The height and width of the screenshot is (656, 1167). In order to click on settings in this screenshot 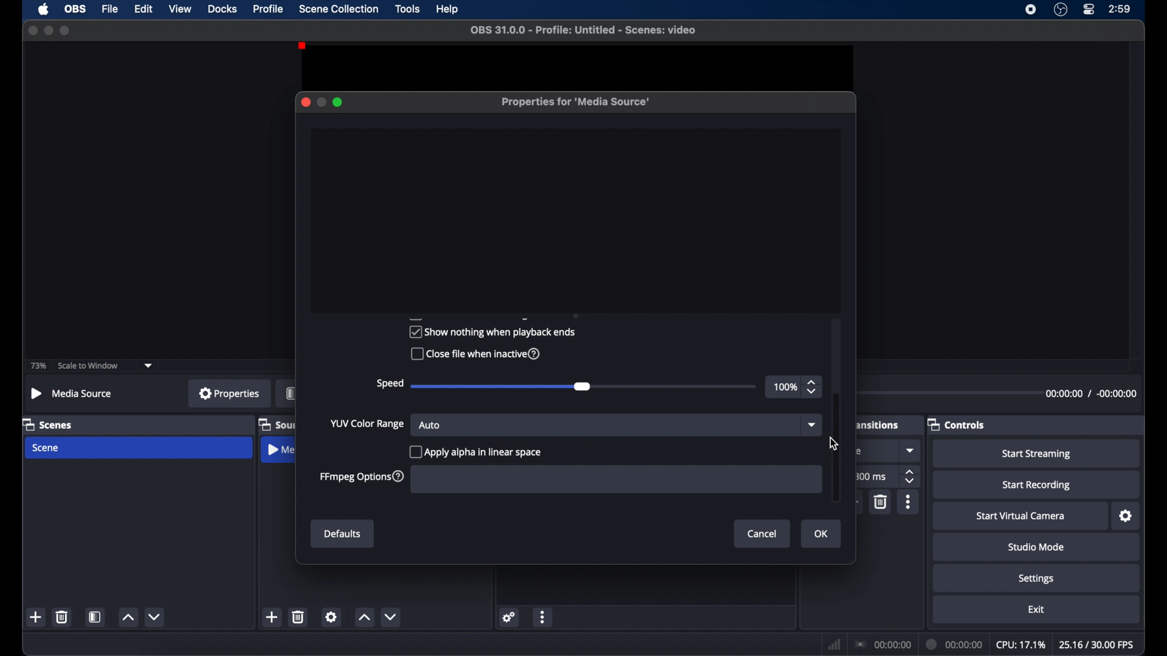, I will do `click(509, 618)`.